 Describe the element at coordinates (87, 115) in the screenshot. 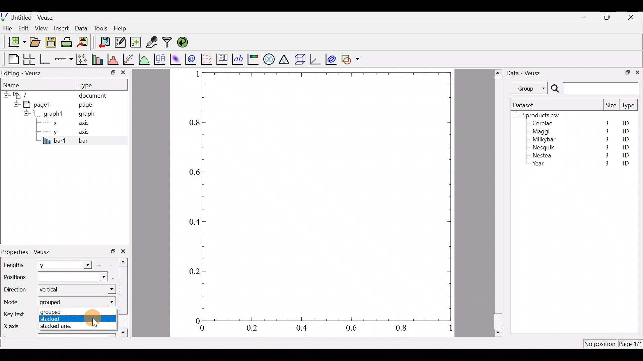

I see `graph` at that location.